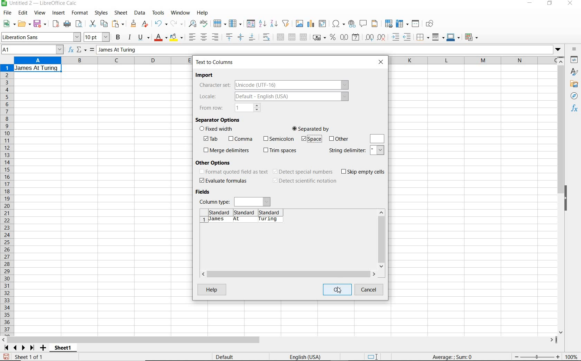  I want to click on minimize, so click(529, 4).